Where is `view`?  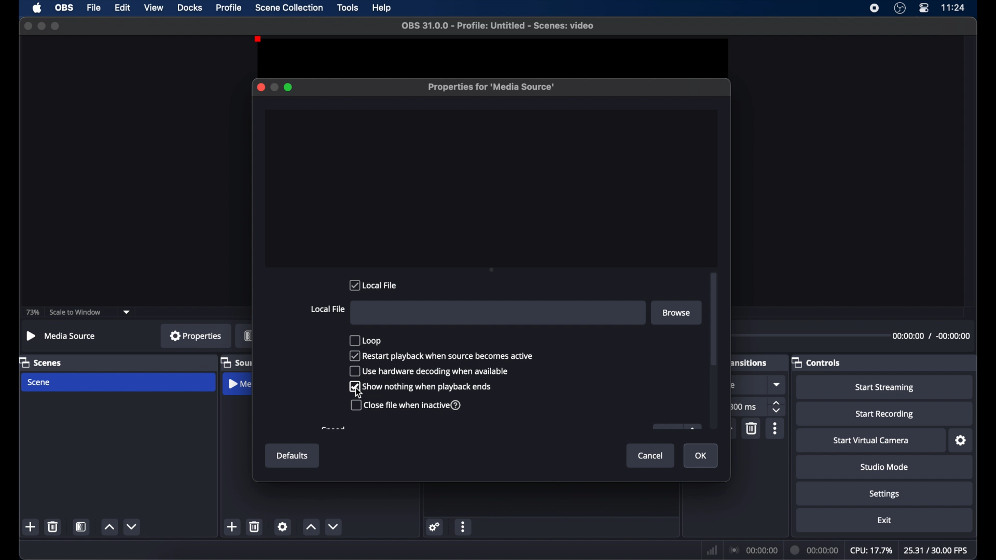
view is located at coordinates (155, 8).